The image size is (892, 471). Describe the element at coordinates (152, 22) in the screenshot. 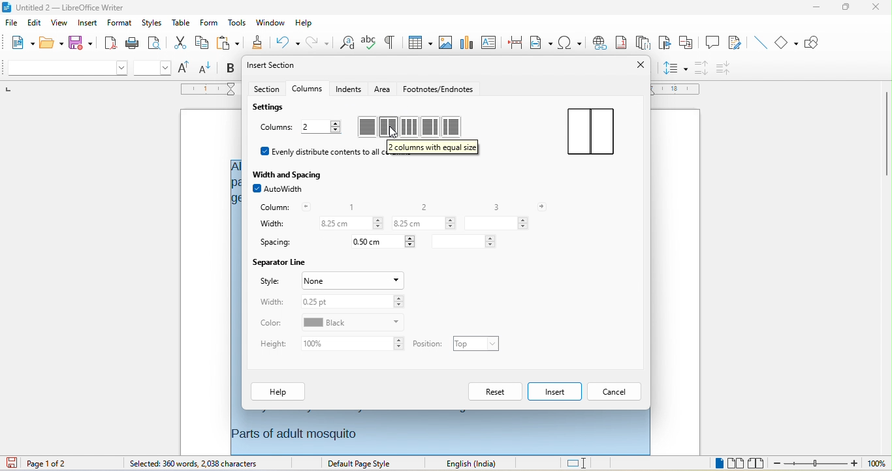

I see `styles` at that location.